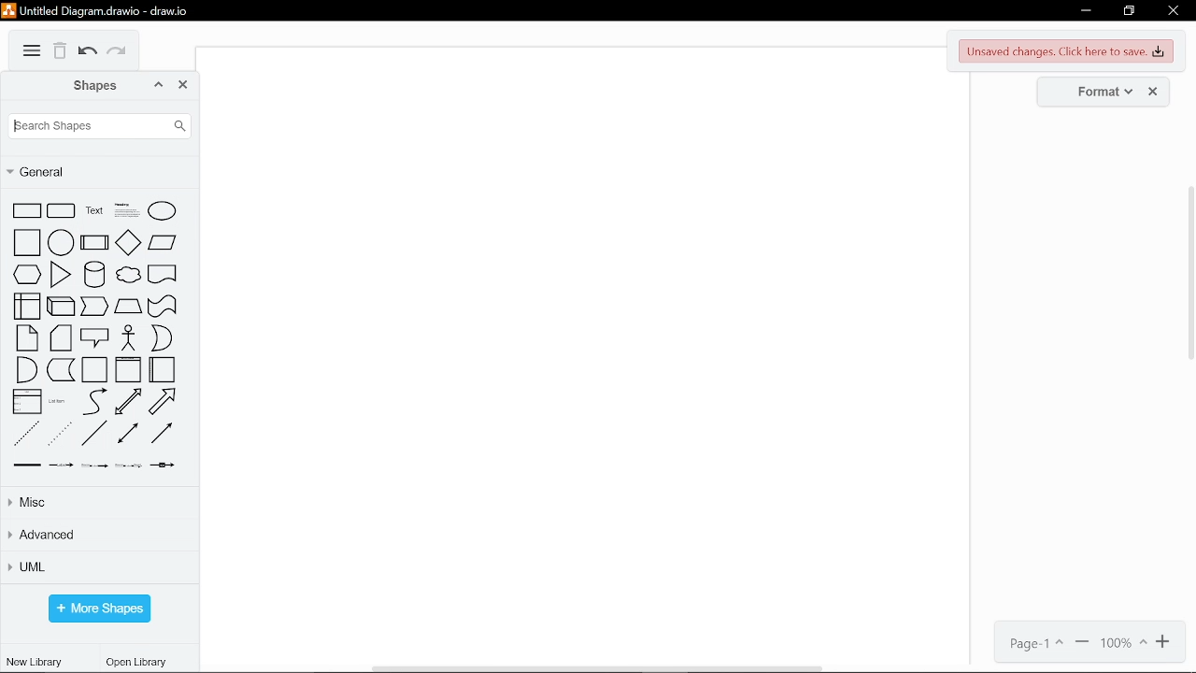 Image resolution: width=1196 pixels, height=673 pixels. I want to click on horizontal container, so click(163, 370).